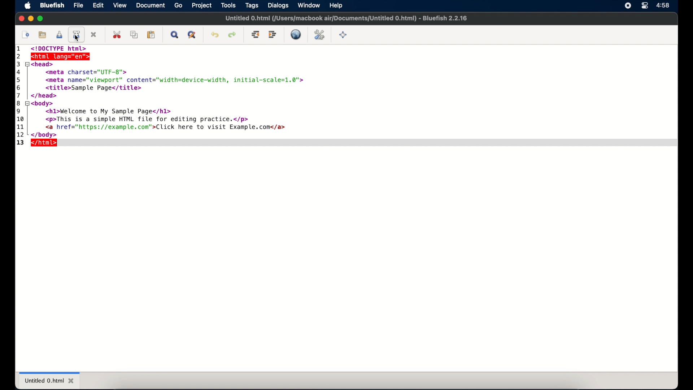  I want to click on file, so click(79, 5).